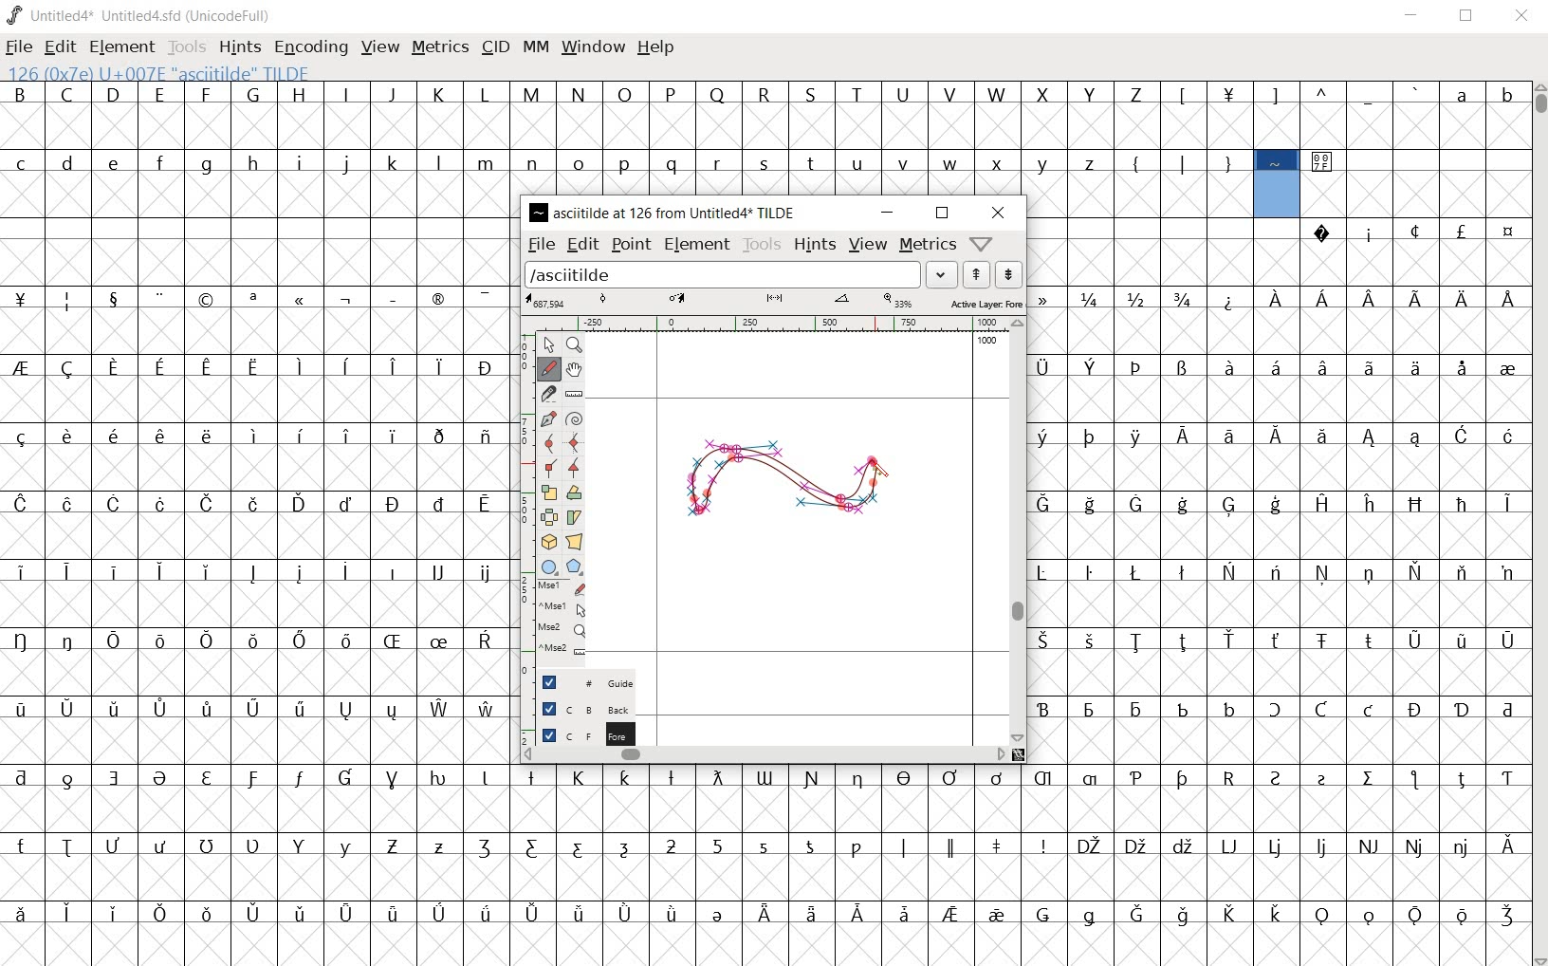 The width and height of the screenshot is (1548, 966). I want to click on perform a perspective transformation on the selection, so click(547, 541).